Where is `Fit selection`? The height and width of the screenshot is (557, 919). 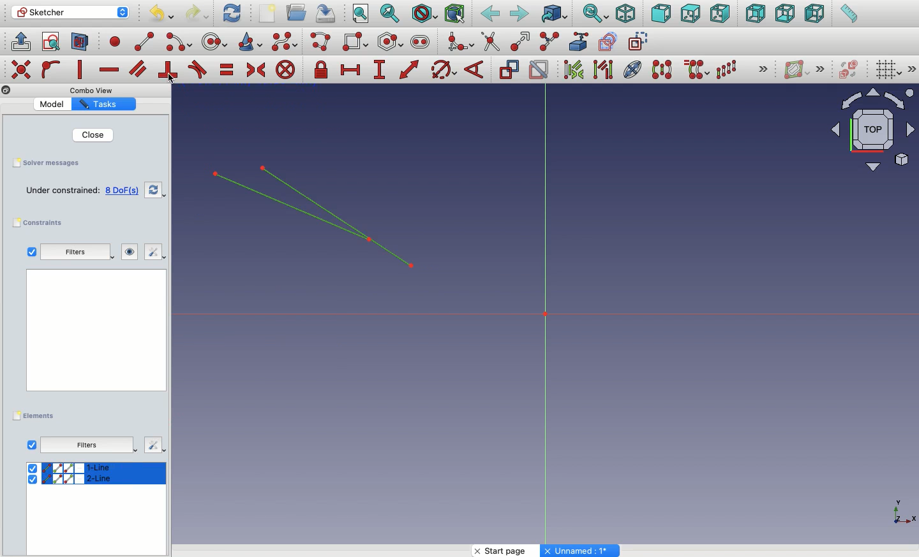
Fit selection is located at coordinates (391, 13).